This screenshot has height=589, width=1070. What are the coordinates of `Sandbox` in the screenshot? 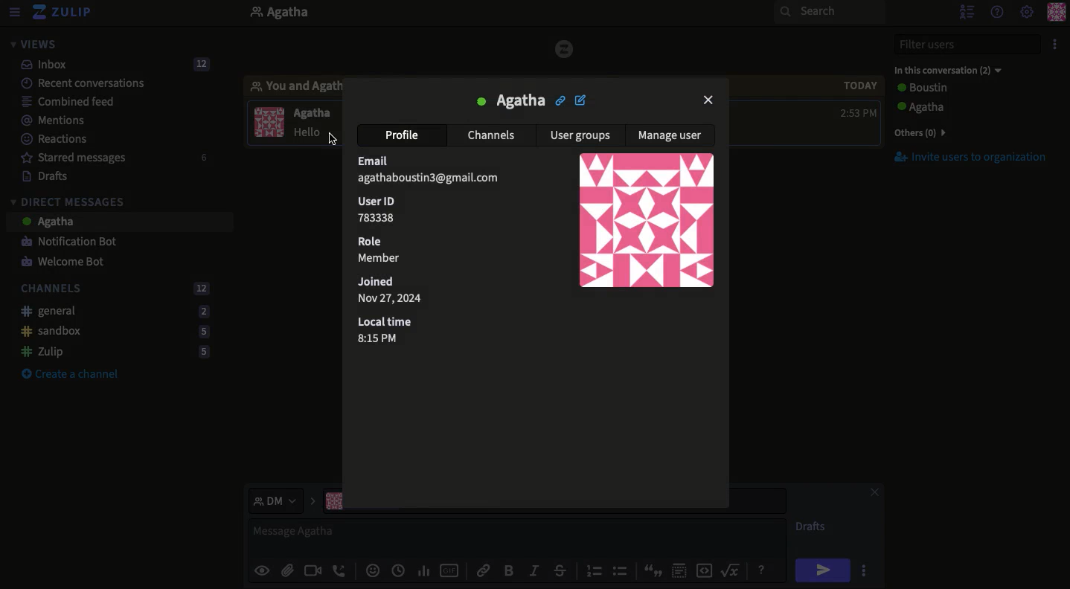 It's located at (118, 332).